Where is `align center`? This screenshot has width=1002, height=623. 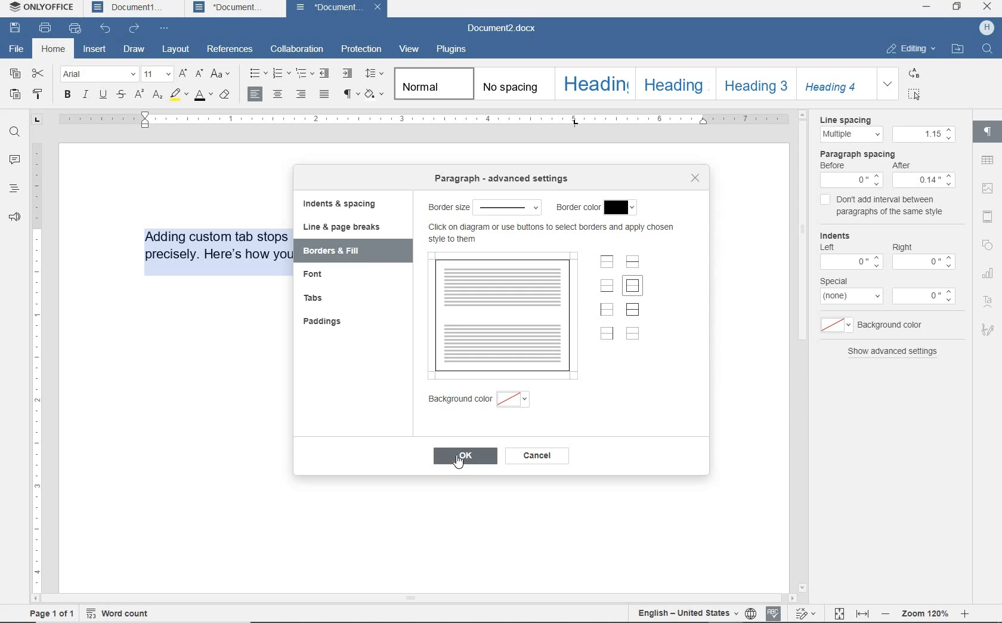
align center is located at coordinates (278, 94).